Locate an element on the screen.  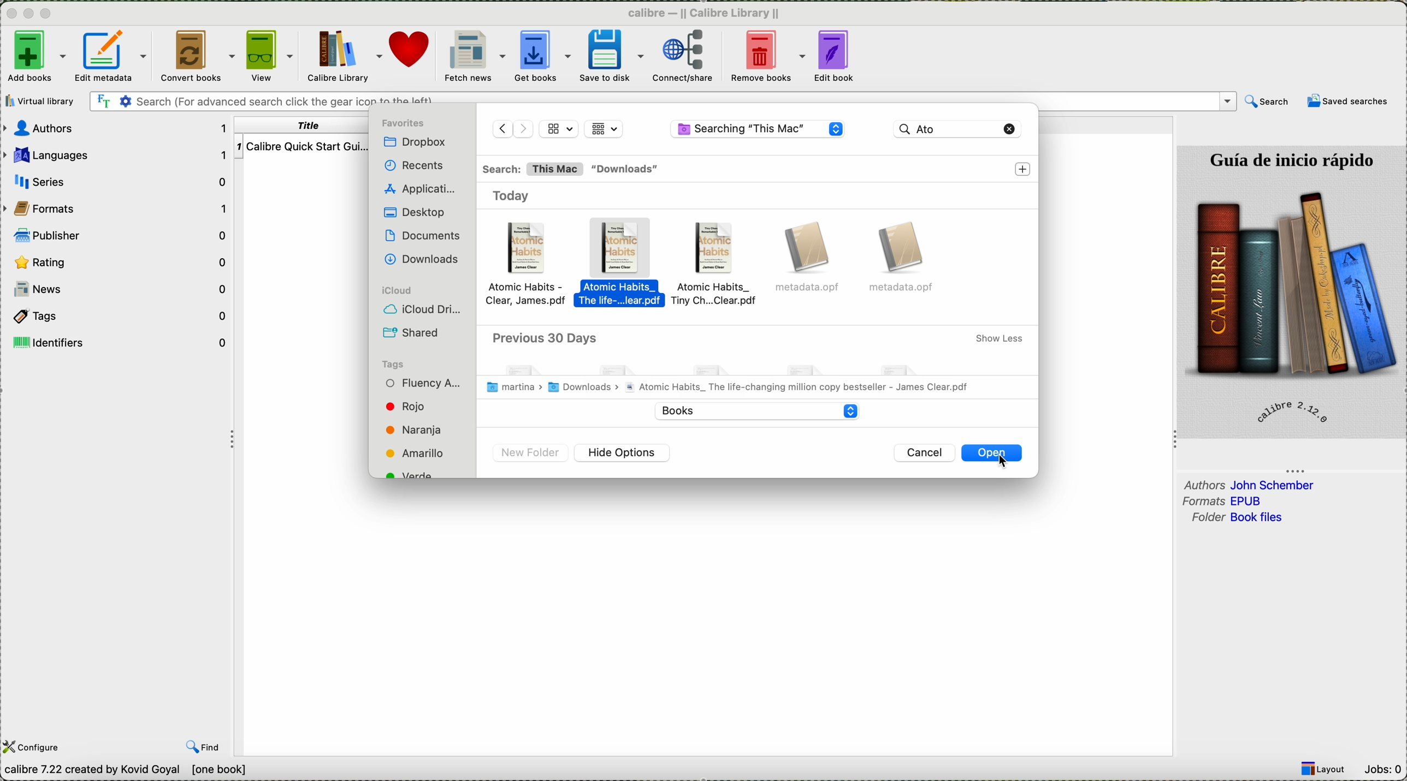
identifiers is located at coordinates (119, 343).